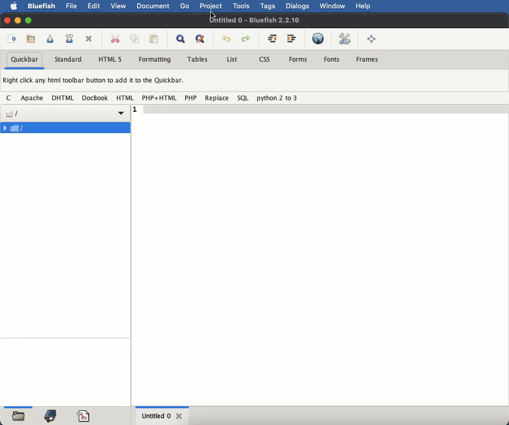  I want to click on copy, so click(136, 39).